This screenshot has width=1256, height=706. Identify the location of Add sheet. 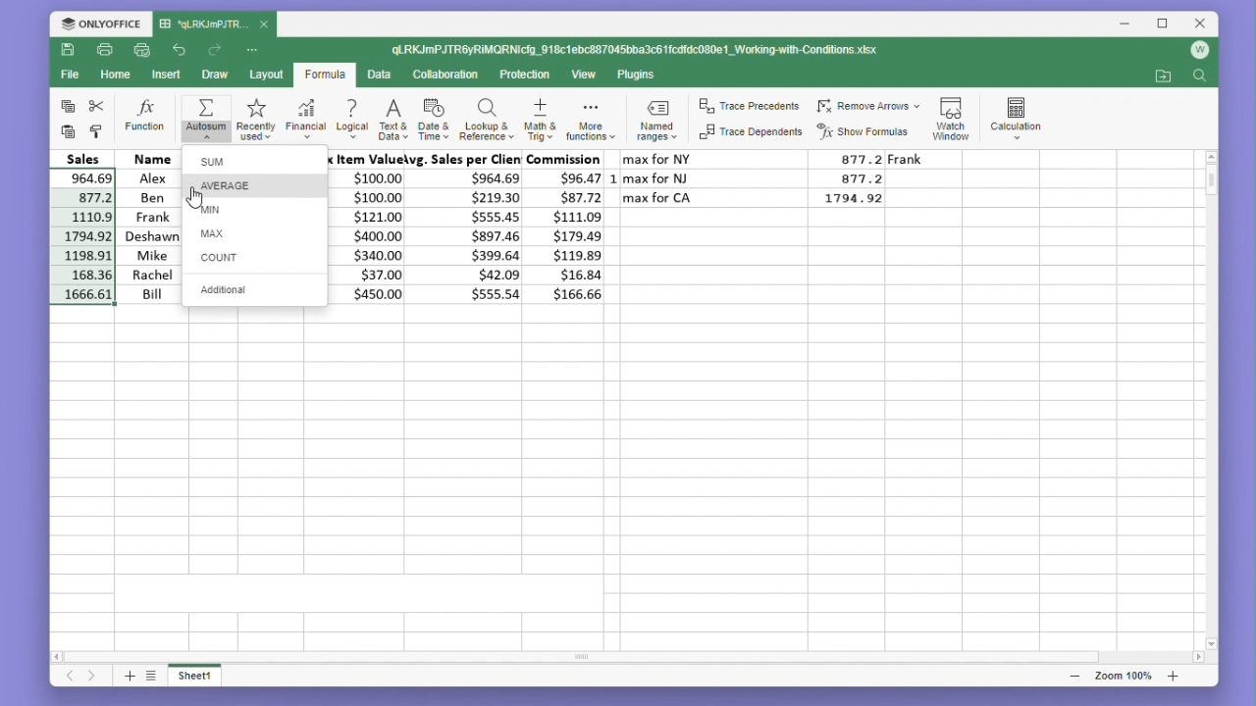
(128, 678).